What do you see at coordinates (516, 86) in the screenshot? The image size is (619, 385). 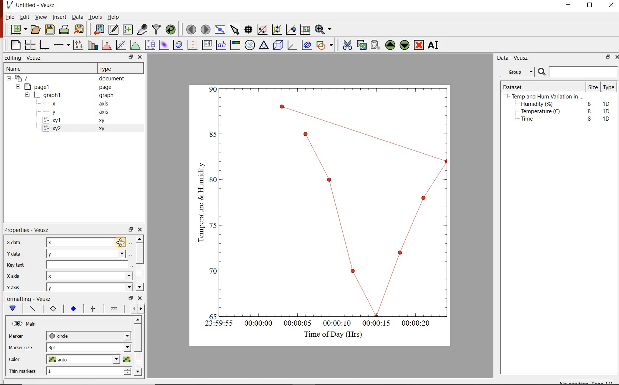 I see `Dataset` at bounding box center [516, 86].